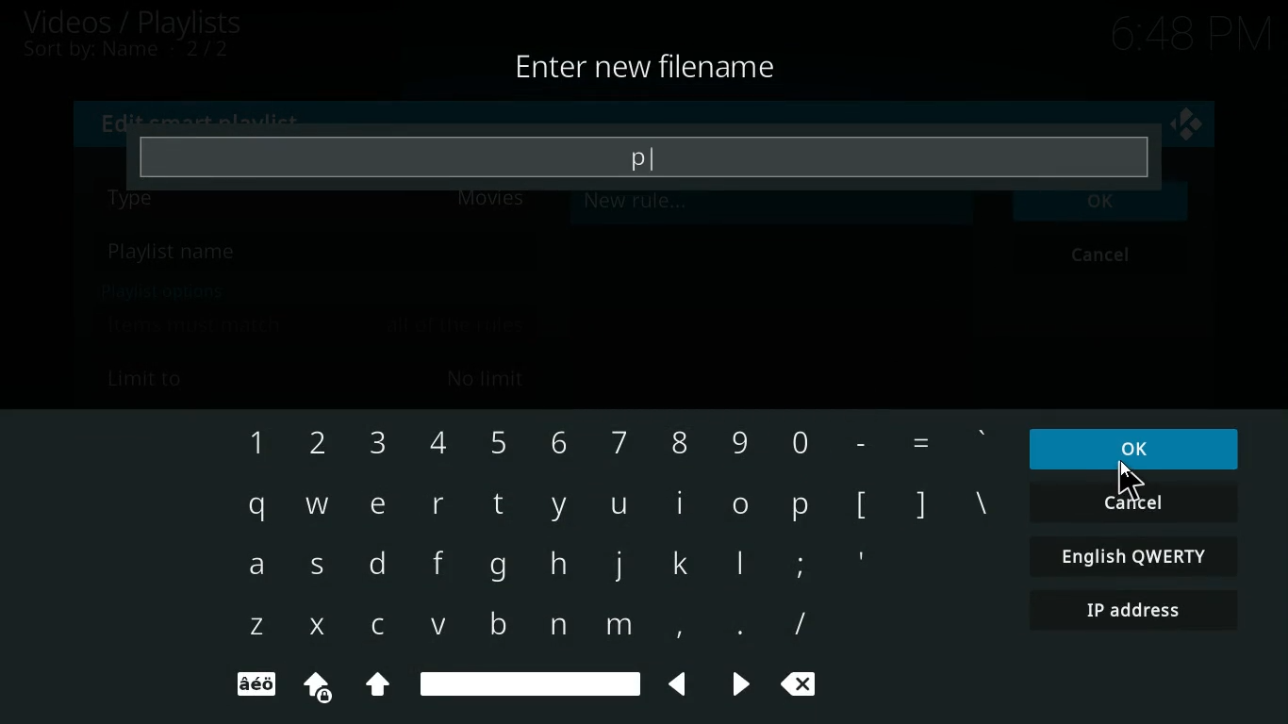  What do you see at coordinates (983, 440) in the screenshot?
I see `'` at bounding box center [983, 440].